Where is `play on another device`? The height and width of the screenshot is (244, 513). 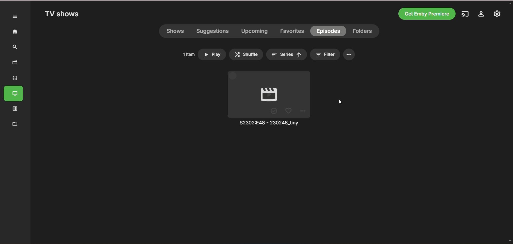 play on another device is located at coordinates (465, 14).